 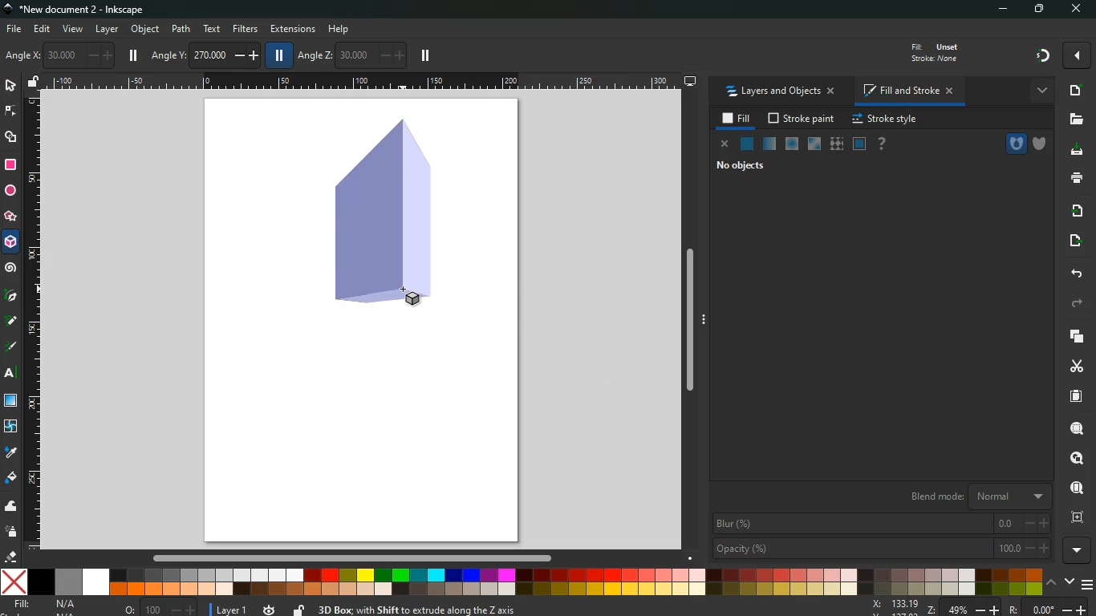 What do you see at coordinates (13, 558) in the screenshot?
I see `eraser` at bounding box center [13, 558].